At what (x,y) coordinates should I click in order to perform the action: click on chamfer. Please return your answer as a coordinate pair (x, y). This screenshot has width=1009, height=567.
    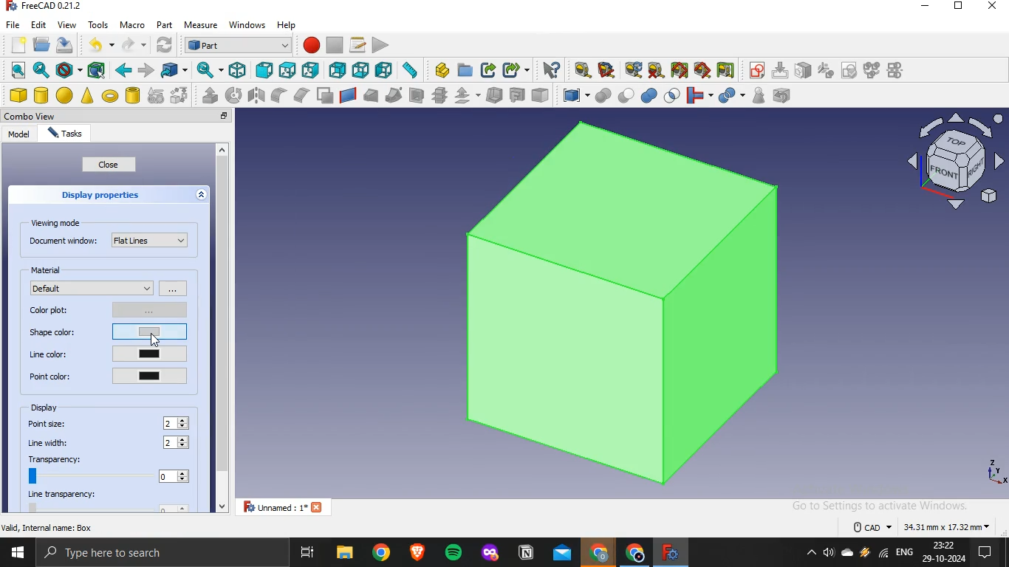
    Looking at the image, I should click on (301, 94).